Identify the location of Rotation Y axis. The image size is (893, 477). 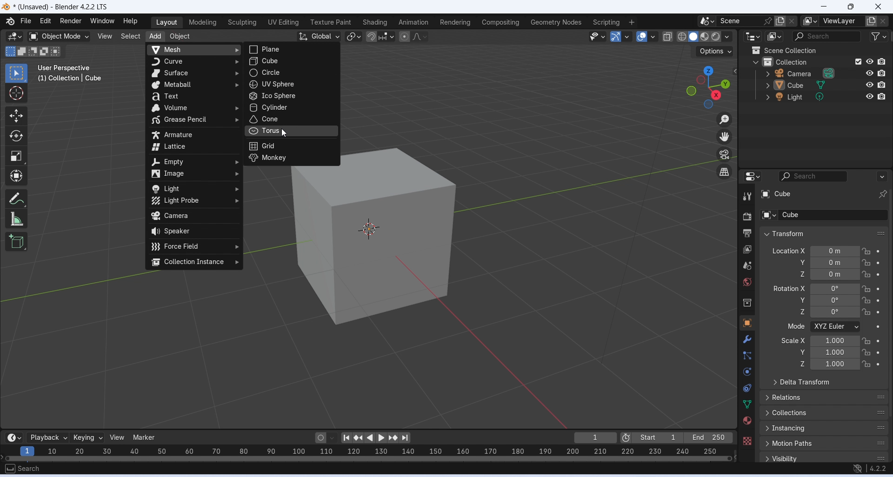
(802, 300).